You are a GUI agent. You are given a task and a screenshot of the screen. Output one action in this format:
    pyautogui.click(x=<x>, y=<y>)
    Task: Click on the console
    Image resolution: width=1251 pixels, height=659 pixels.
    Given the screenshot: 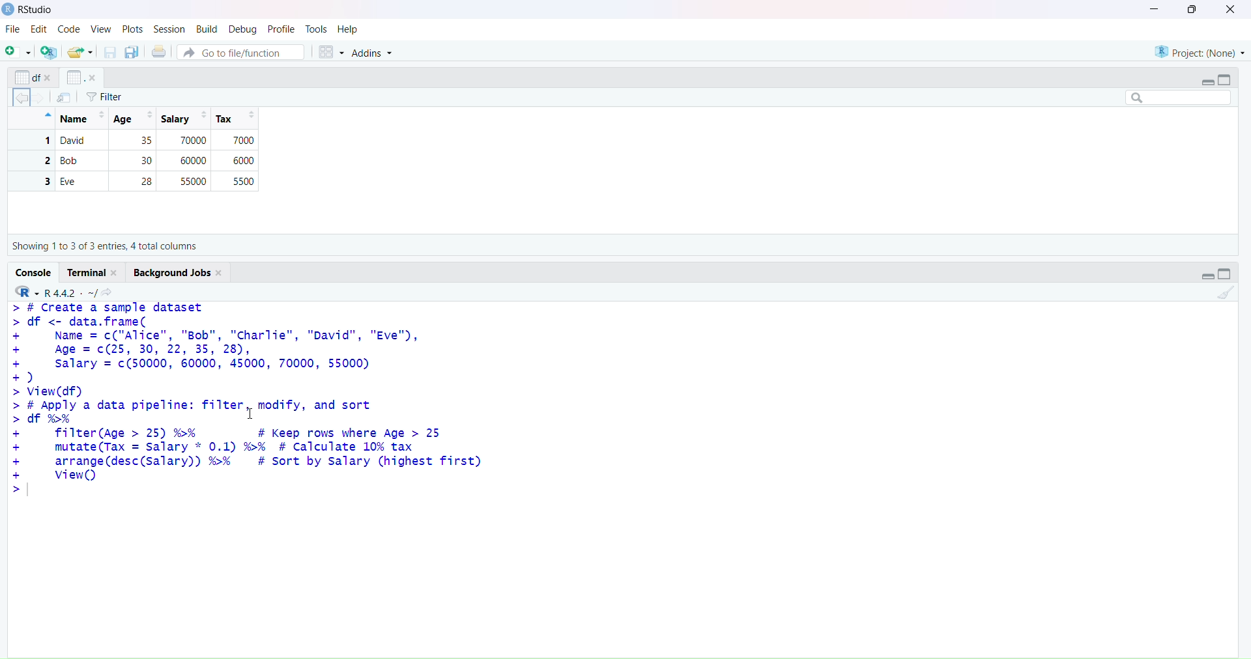 What is the action you would take?
    pyautogui.click(x=34, y=273)
    